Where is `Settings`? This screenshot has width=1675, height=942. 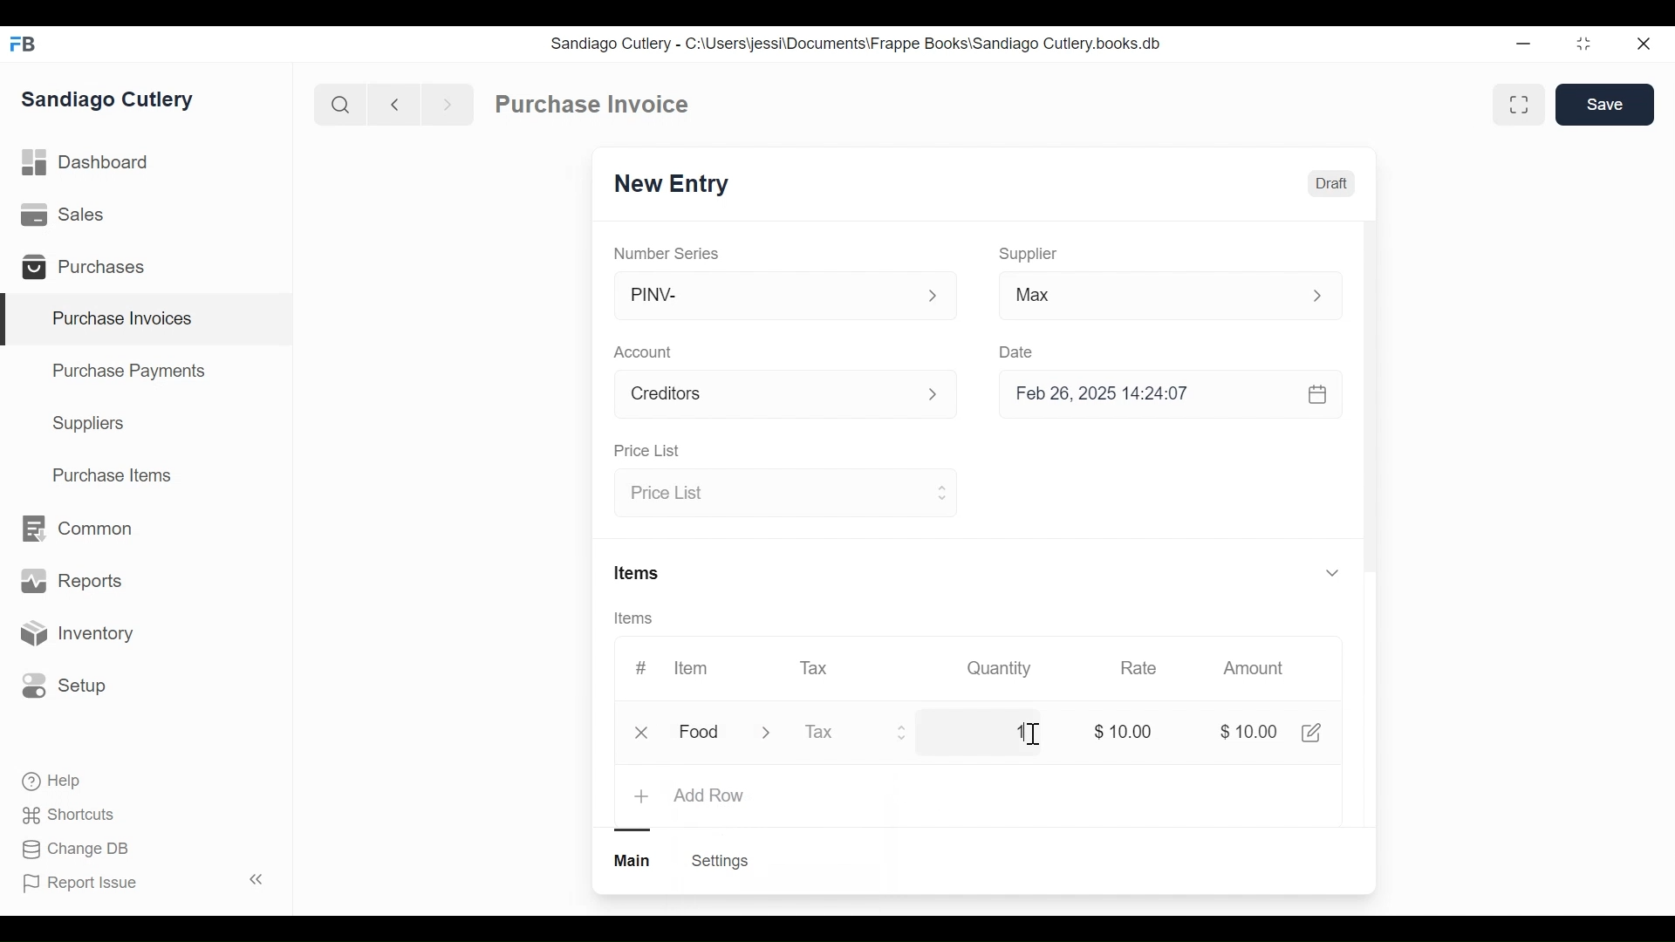 Settings is located at coordinates (719, 861).